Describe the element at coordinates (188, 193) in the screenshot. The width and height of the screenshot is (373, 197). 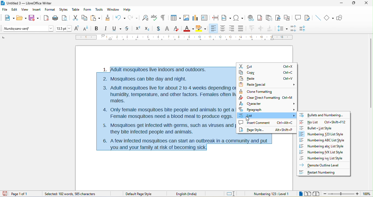
I see `English (India)` at that location.